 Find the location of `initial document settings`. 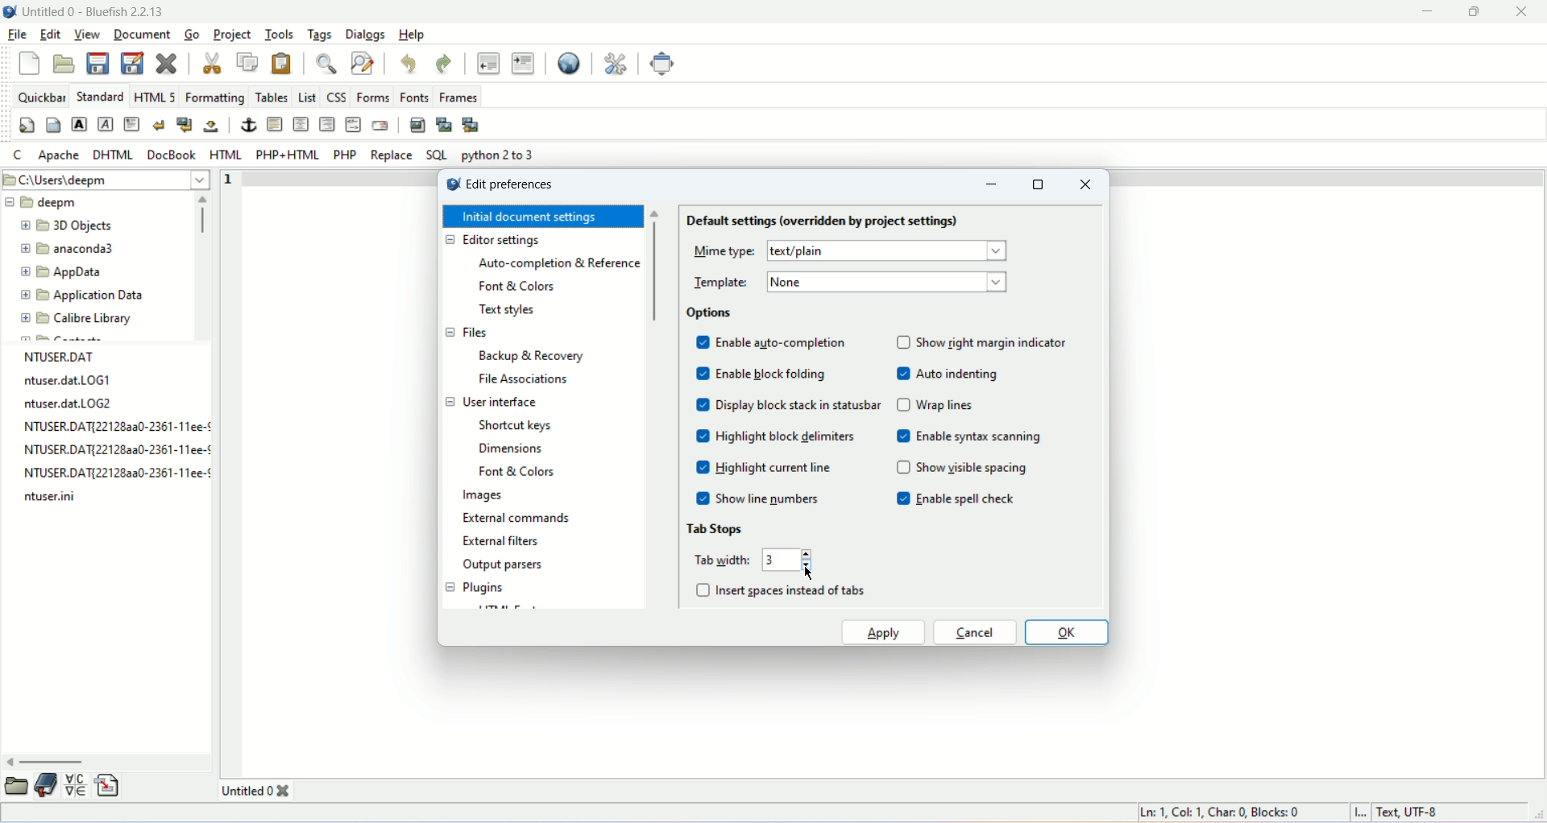

initial document settings is located at coordinates (543, 217).